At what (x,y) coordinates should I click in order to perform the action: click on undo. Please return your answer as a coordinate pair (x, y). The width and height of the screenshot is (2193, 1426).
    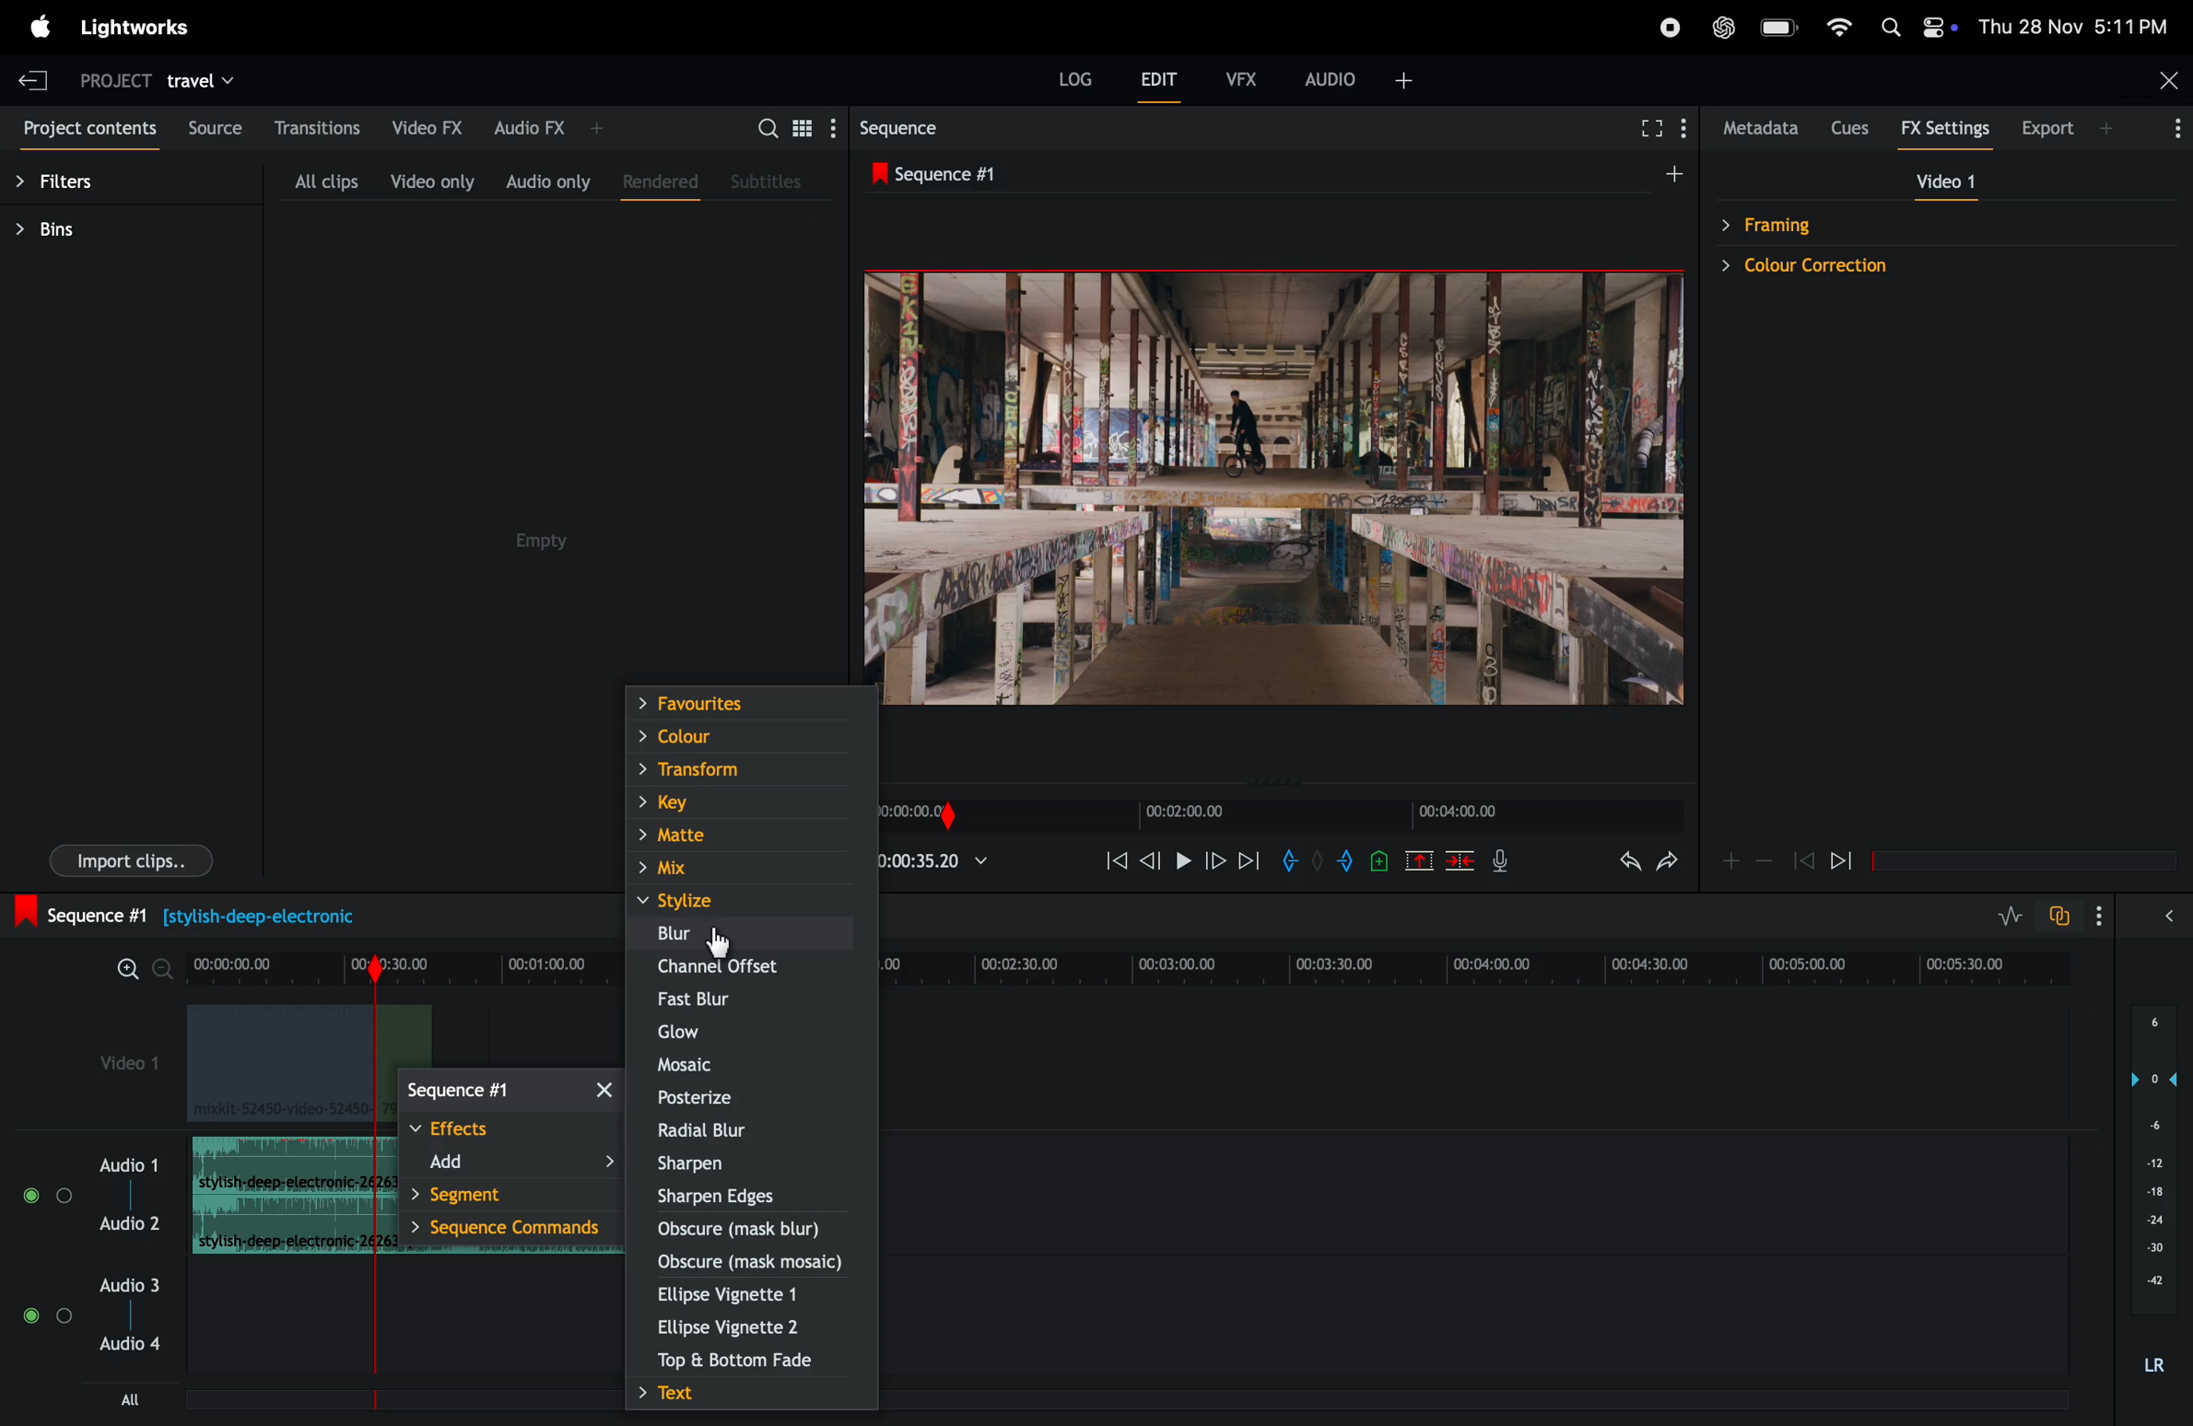
    Looking at the image, I should click on (1616, 868).